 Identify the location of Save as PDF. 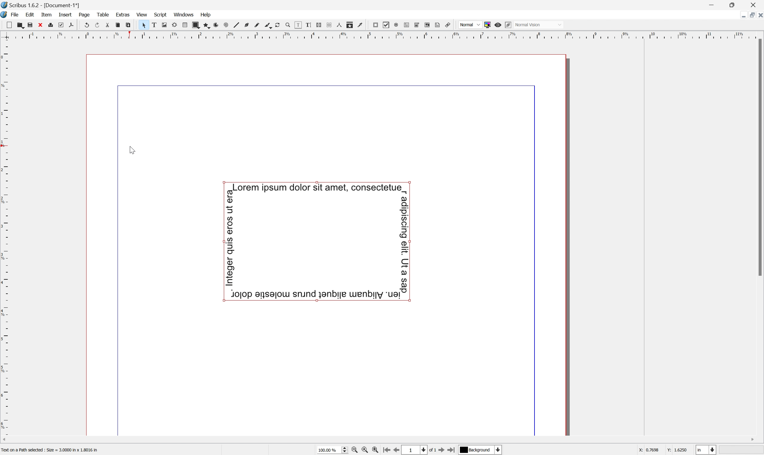
(71, 26).